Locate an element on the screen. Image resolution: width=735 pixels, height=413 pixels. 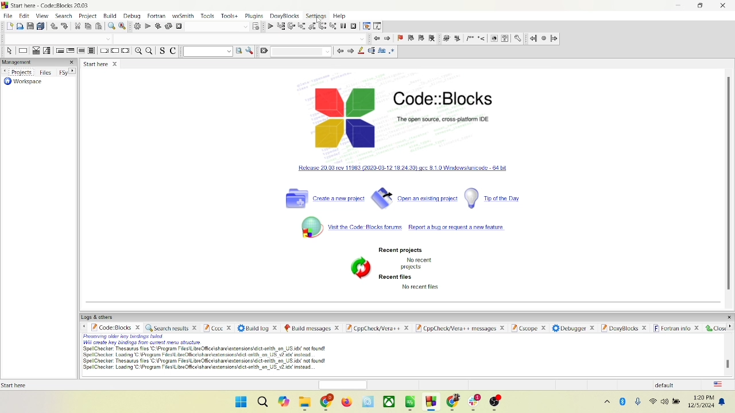
fortran info is located at coordinates (675, 328).